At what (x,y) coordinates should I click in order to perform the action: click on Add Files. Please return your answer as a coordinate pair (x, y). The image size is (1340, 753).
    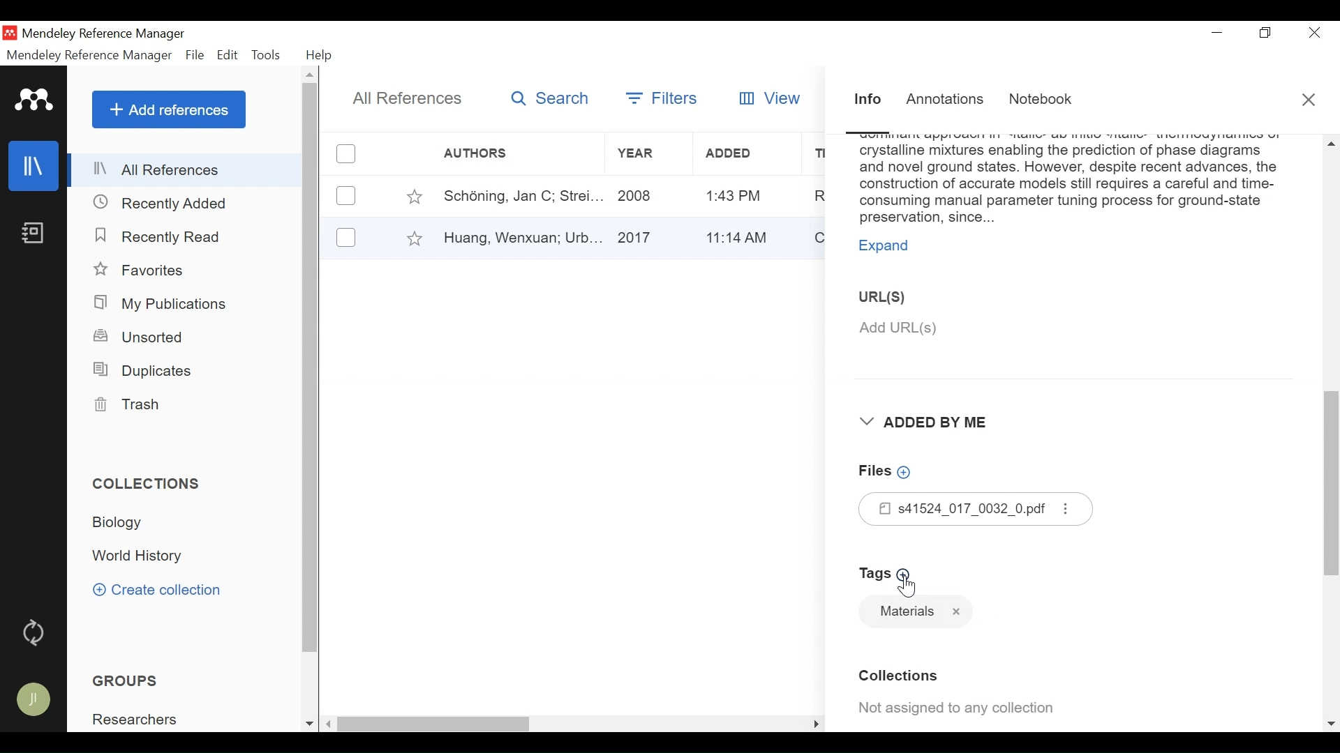
    Looking at the image, I should click on (887, 471).